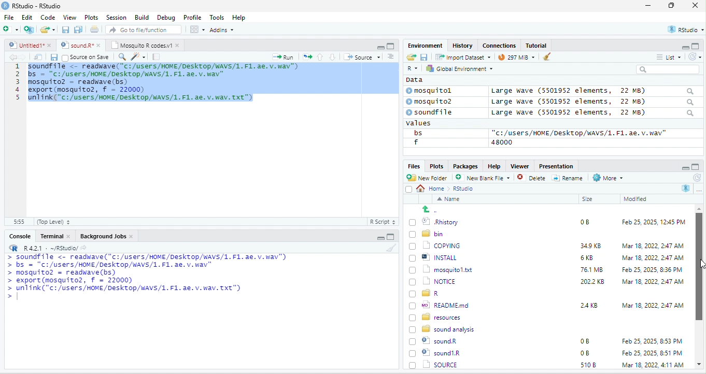 The height and width of the screenshot is (374, 706). What do you see at coordinates (321, 56) in the screenshot?
I see `up` at bounding box center [321, 56].